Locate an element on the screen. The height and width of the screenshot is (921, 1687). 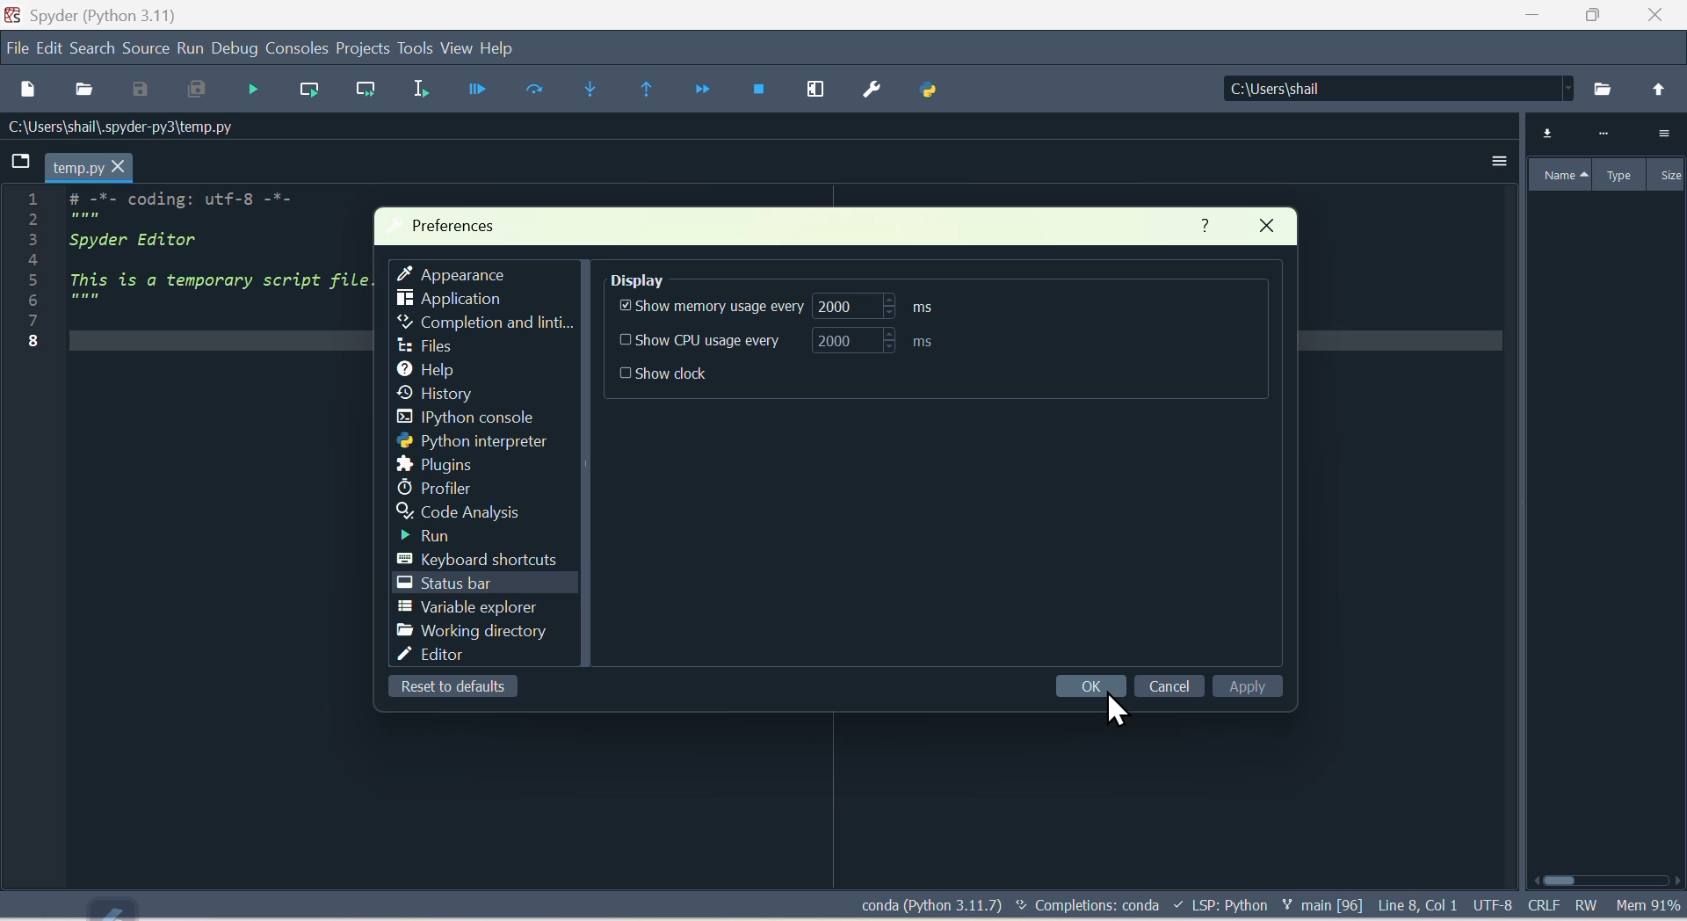
code - # -*- coding: utf-8 2 3 Spyder Editor 4 5 This is a temporary script file. 6 """ is located at coordinates (184, 265).